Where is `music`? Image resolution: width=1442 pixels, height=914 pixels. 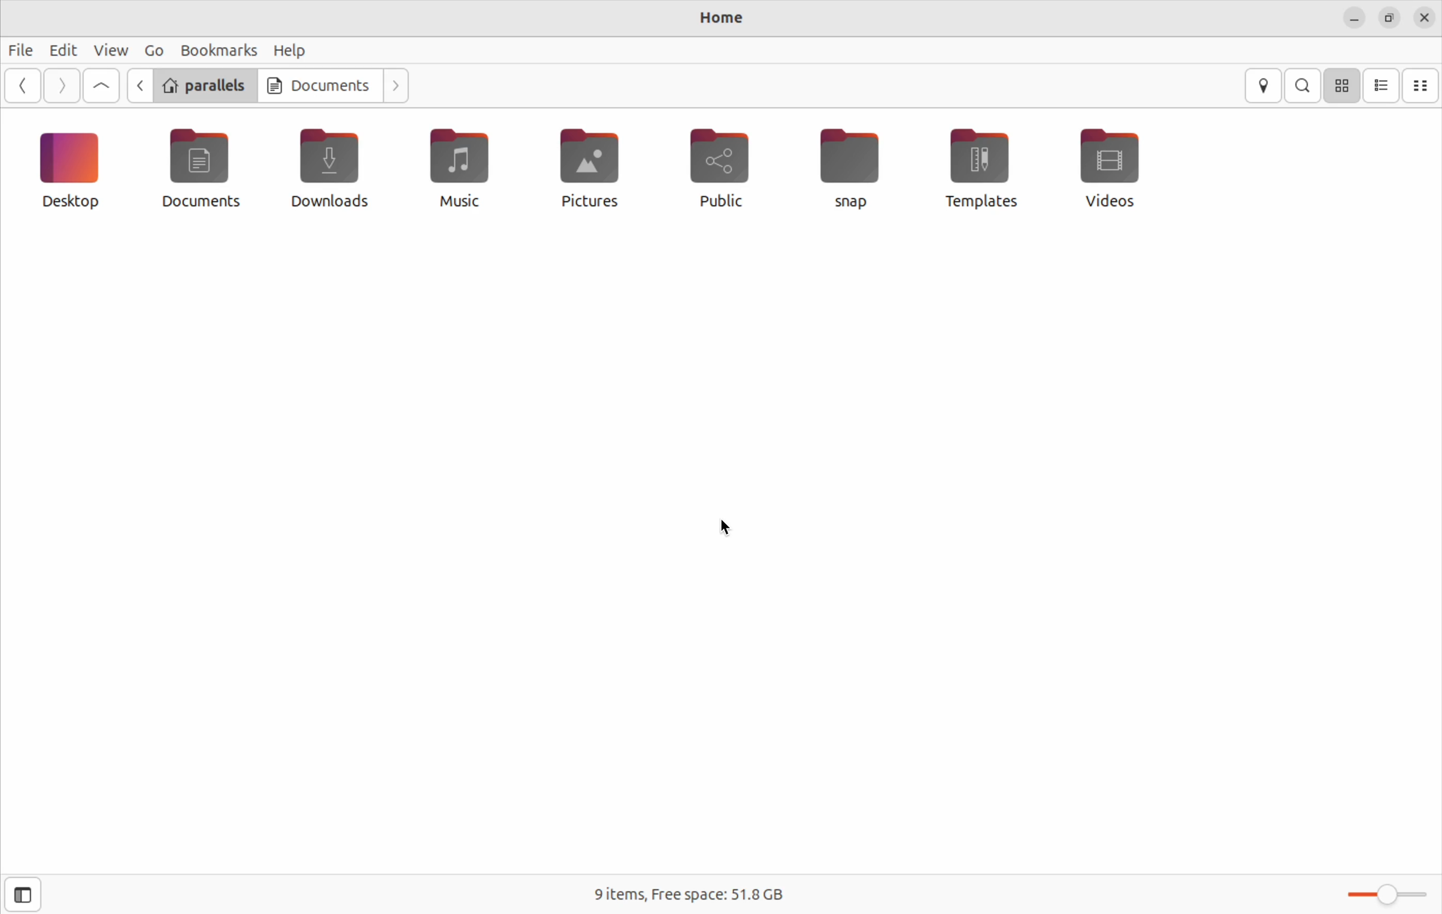
music is located at coordinates (461, 172).